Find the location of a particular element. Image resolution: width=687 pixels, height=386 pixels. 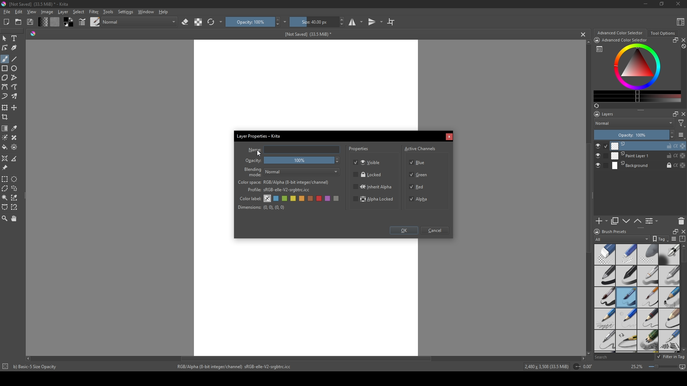

change color is located at coordinates (637, 96).